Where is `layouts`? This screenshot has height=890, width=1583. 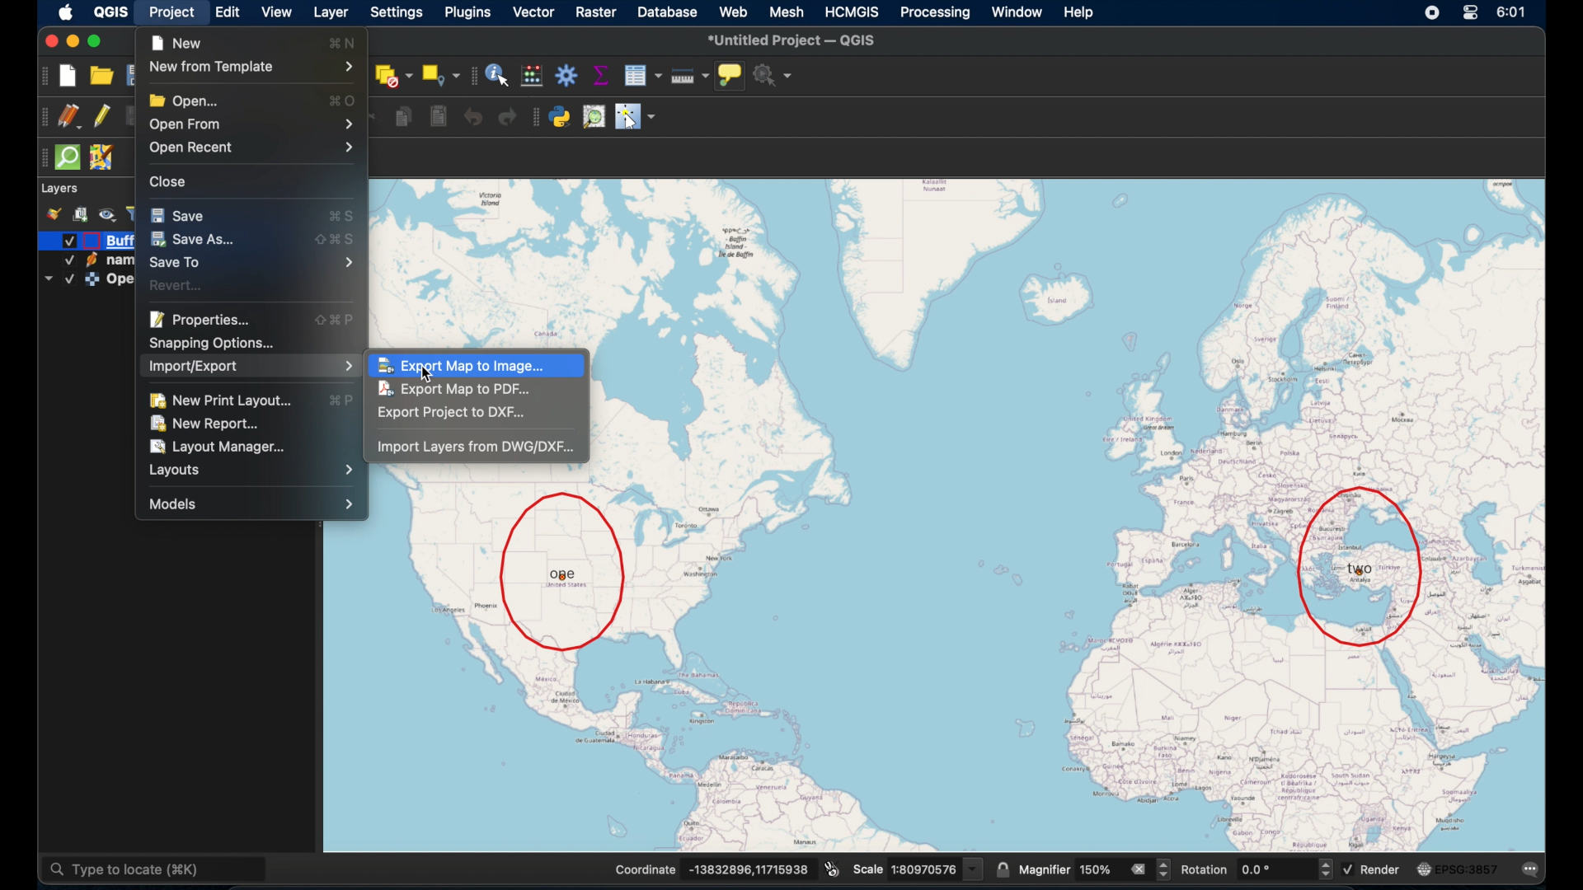 layouts is located at coordinates (256, 469).